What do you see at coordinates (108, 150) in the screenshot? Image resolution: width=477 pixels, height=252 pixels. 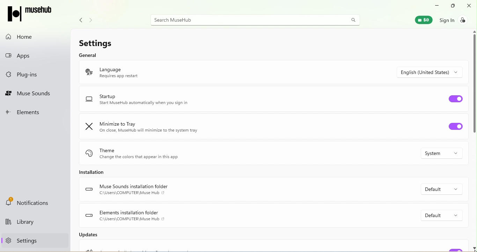 I see `Theme` at bounding box center [108, 150].